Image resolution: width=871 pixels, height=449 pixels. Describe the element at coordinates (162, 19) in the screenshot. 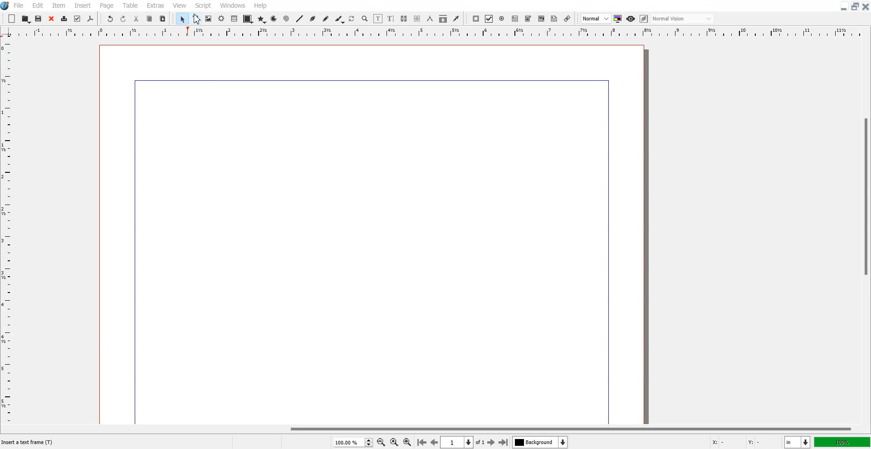

I see `Paste` at that location.